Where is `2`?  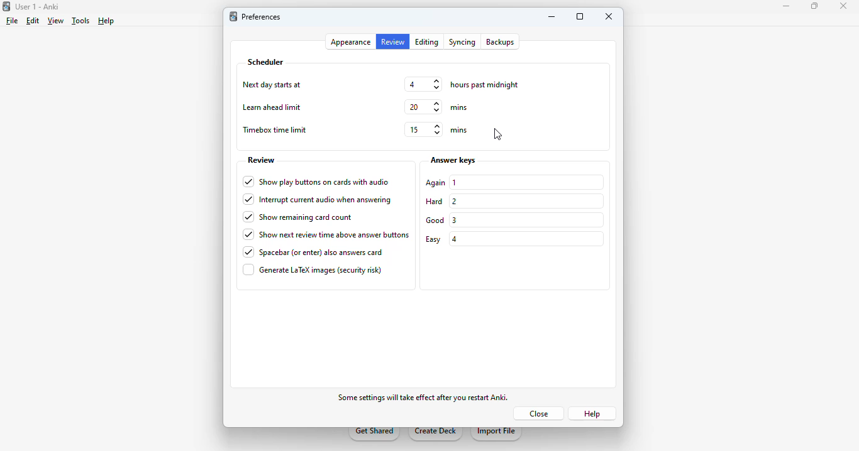
2 is located at coordinates (454, 201).